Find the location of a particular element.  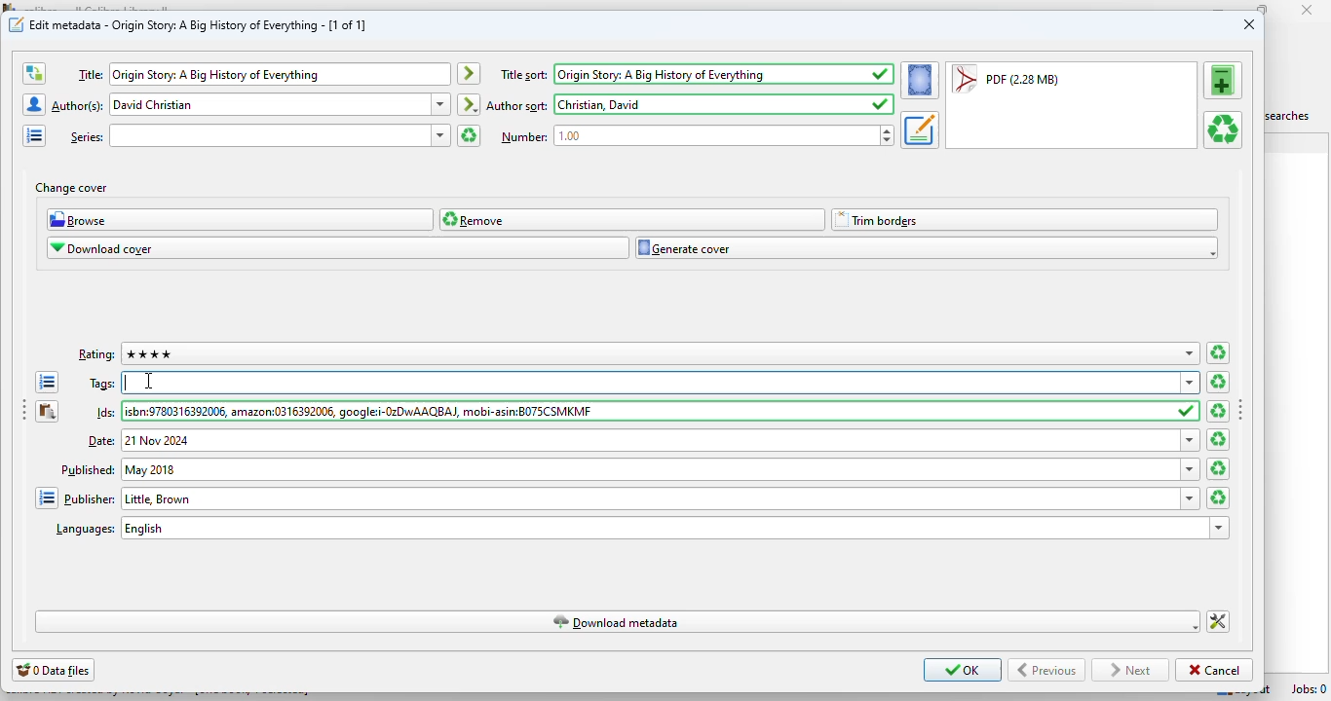

text is located at coordinates (523, 136).